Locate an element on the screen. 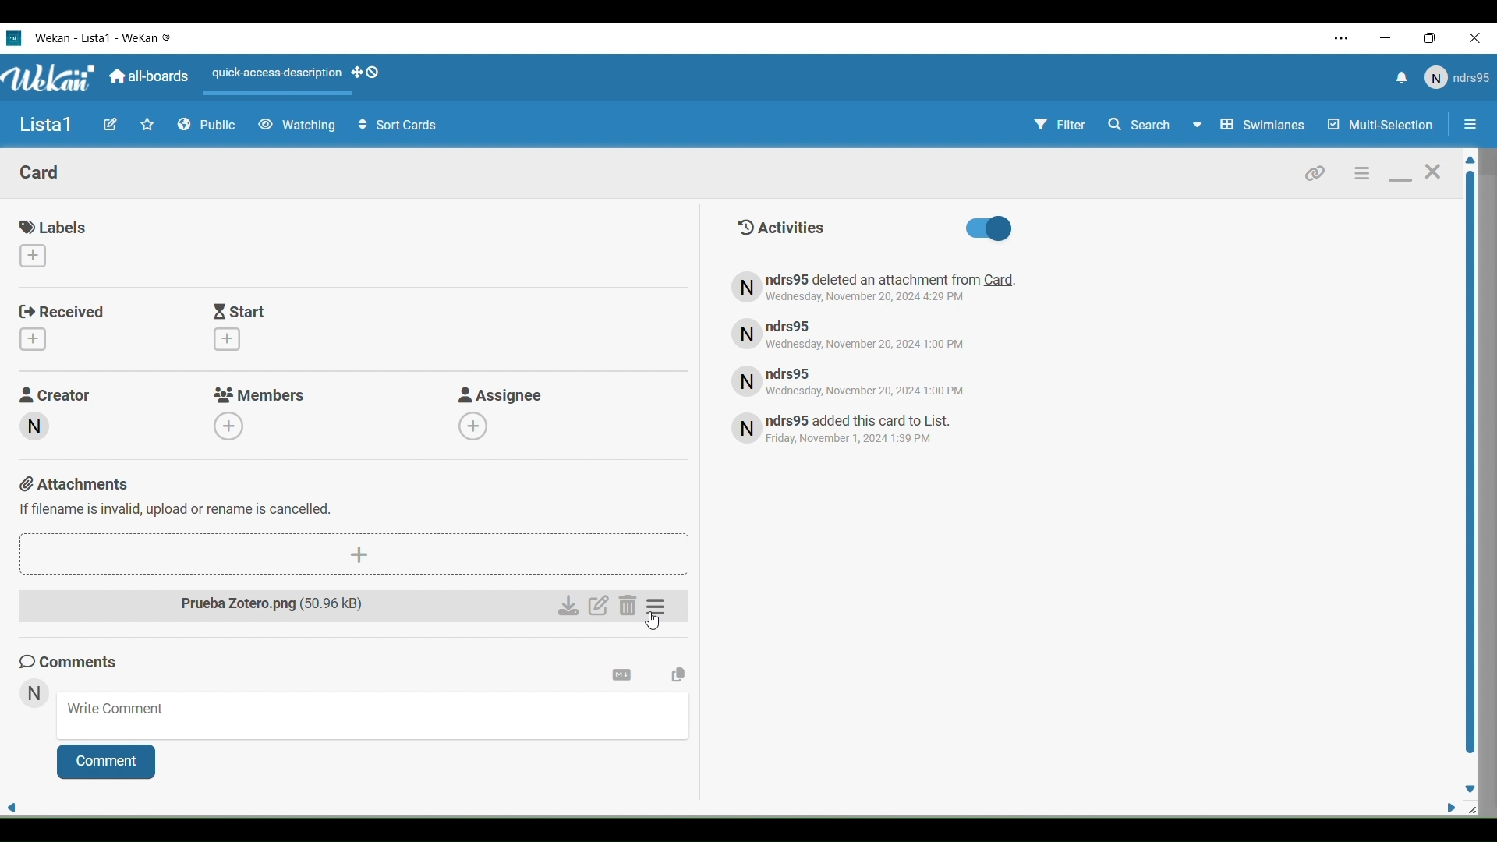 The height and width of the screenshot is (842, 1497). Search is located at coordinates (1154, 125).